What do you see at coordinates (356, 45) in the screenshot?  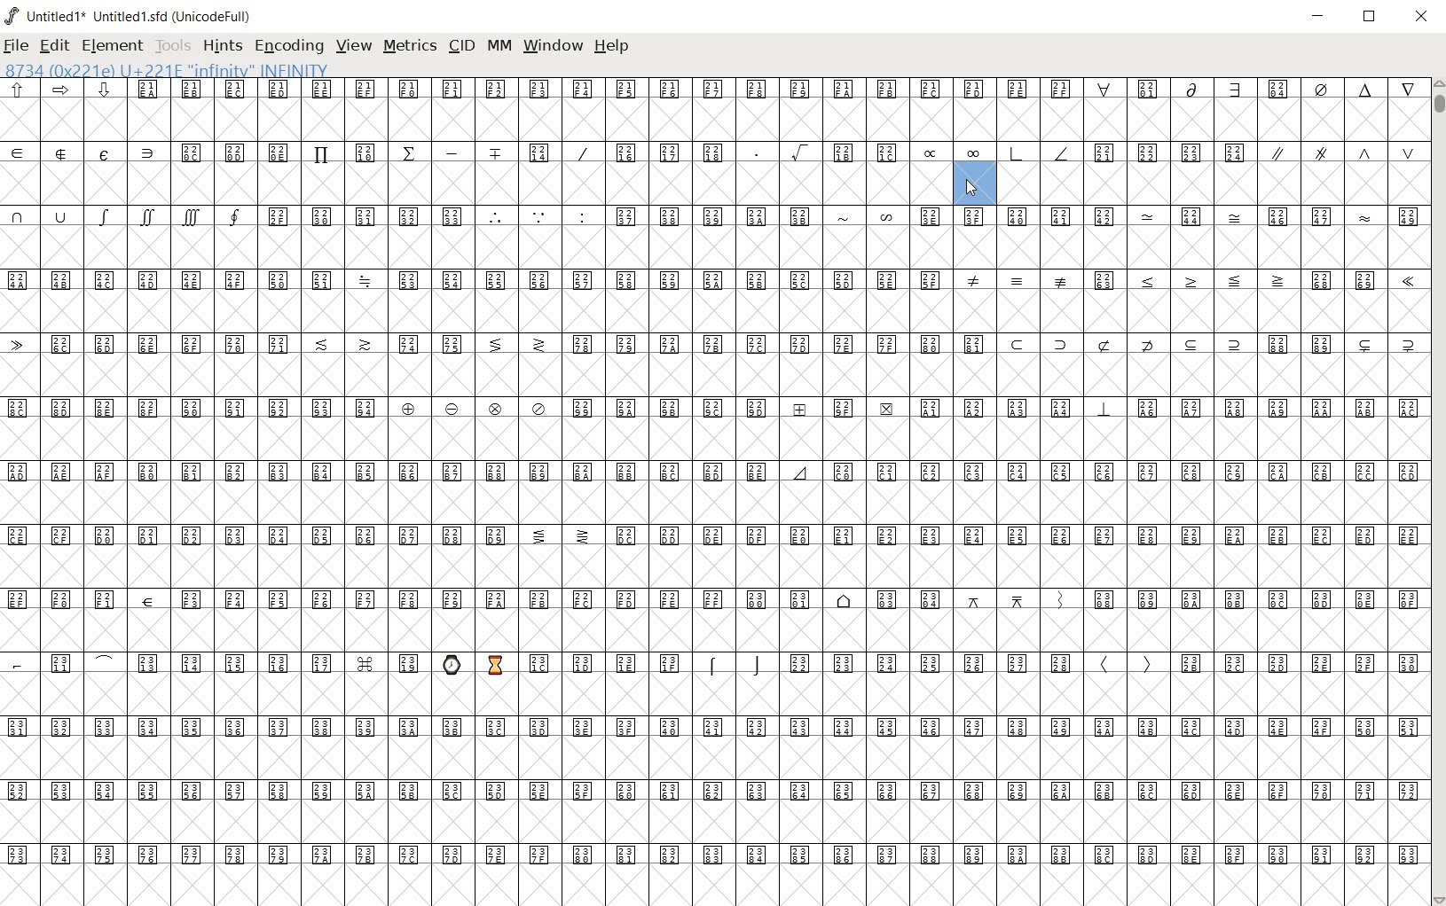 I see `view` at bounding box center [356, 45].